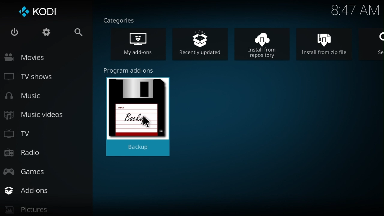 This screenshot has height=216, width=384. I want to click on Cursor, so click(146, 122).